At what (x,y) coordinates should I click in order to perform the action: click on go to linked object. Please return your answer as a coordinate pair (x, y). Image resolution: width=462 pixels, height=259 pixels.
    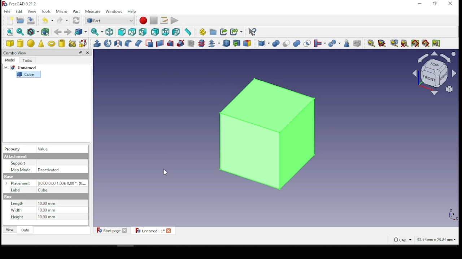
    Looking at the image, I should click on (80, 32).